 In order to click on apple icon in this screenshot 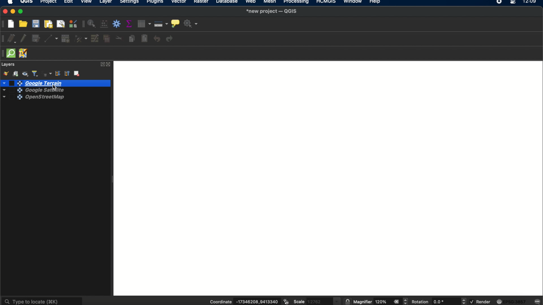, I will do `click(12, 3)`.